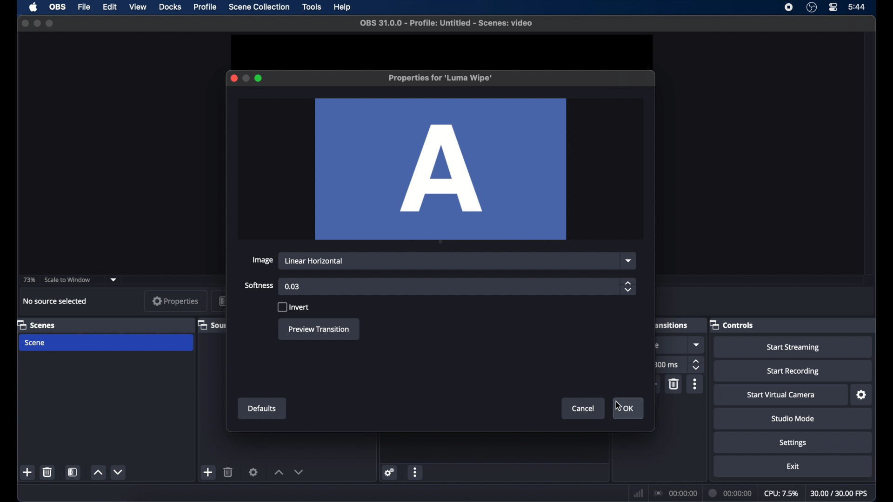 The width and height of the screenshot is (893, 502). Describe the element at coordinates (440, 78) in the screenshot. I see `properties for luma wipe` at that location.